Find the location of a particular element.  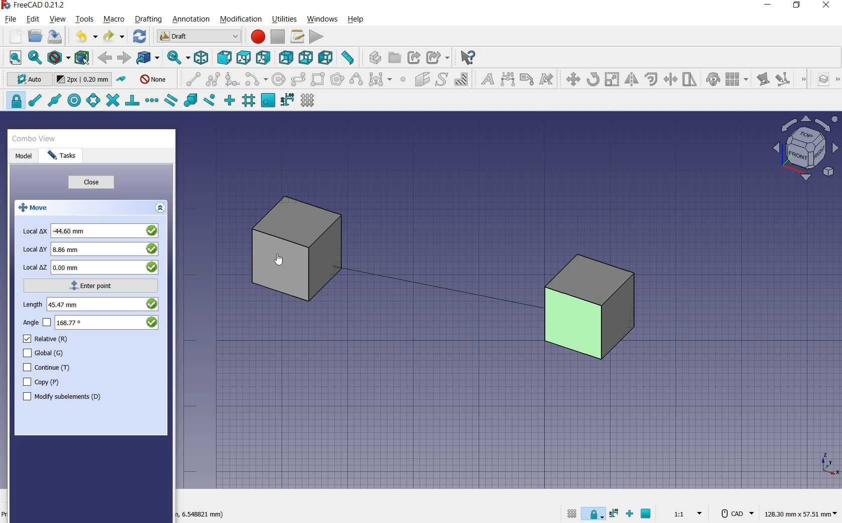

set scale is located at coordinates (687, 513).